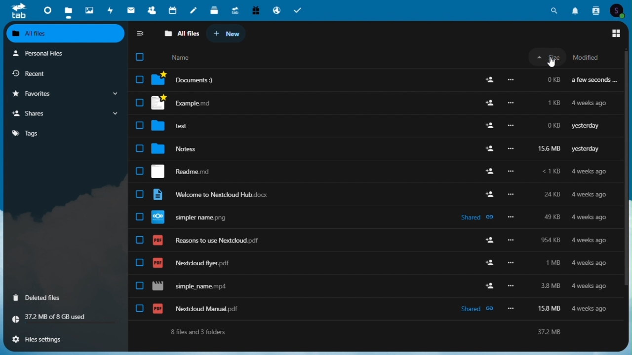 This screenshot has width=632, height=355. Describe the element at coordinates (45, 10) in the screenshot. I see `dashboard` at that location.